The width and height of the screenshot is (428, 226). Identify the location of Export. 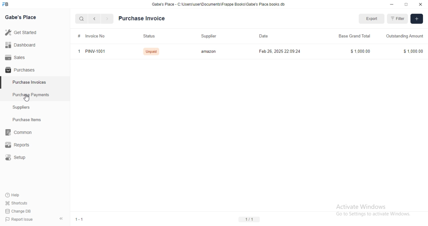
(372, 19).